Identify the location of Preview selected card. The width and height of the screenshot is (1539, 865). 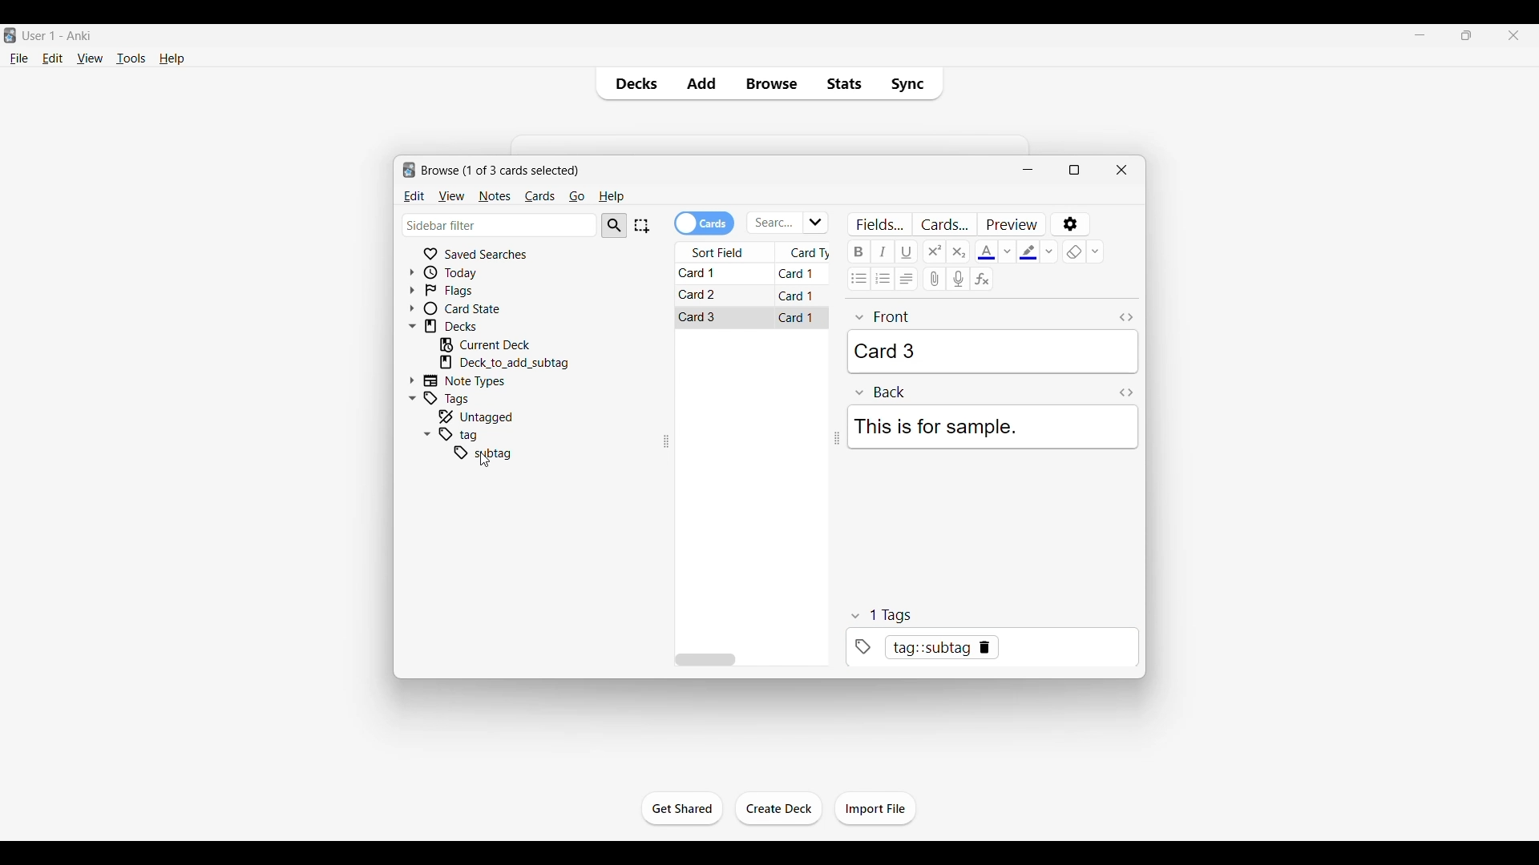
(1011, 224).